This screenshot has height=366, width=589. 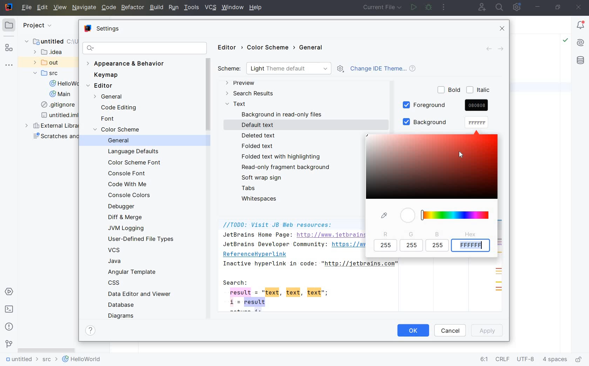 What do you see at coordinates (53, 53) in the screenshot?
I see `idea` at bounding box center [53, 53].